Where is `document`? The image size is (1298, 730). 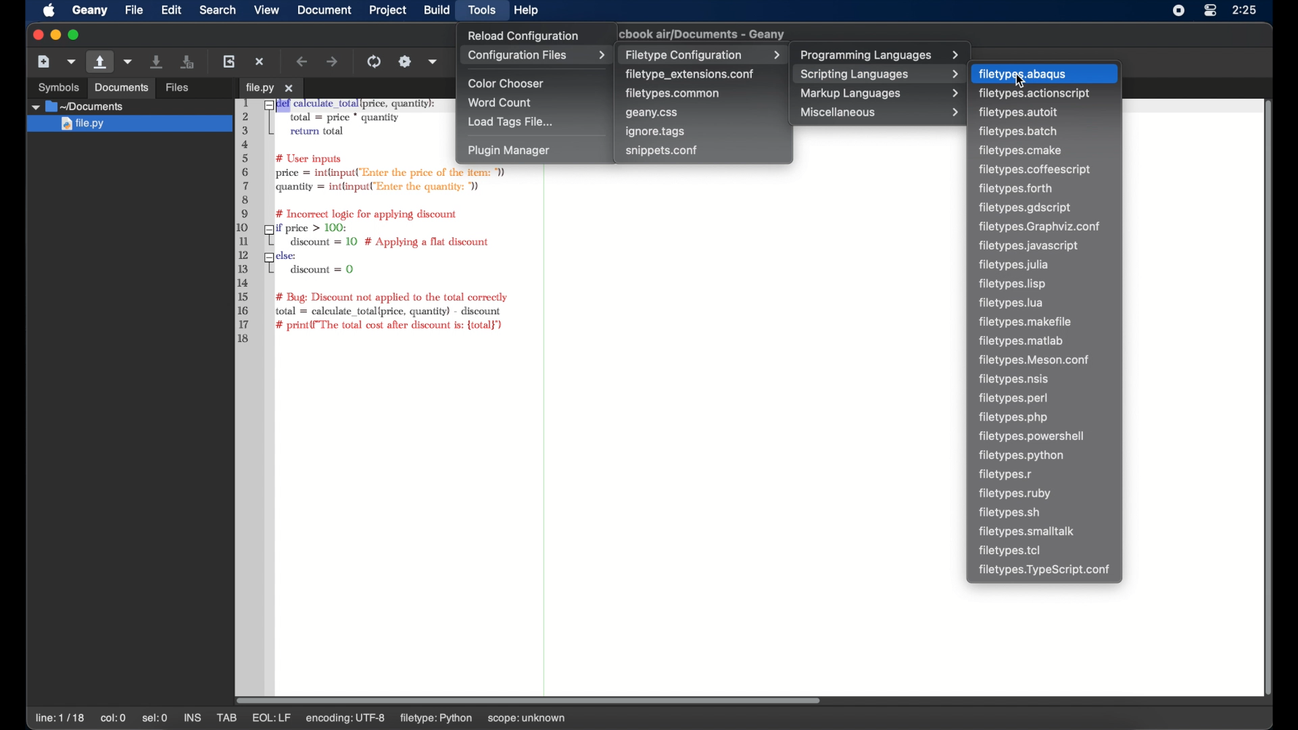
document is located at coordinates (323, 9).